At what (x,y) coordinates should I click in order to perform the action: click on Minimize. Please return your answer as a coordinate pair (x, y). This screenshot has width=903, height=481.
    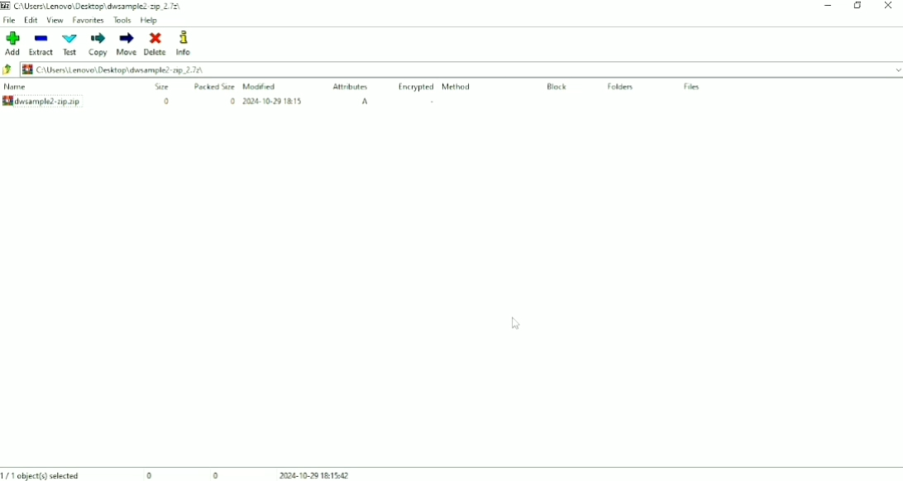
    Looking at the image, I should click on (829, 5).